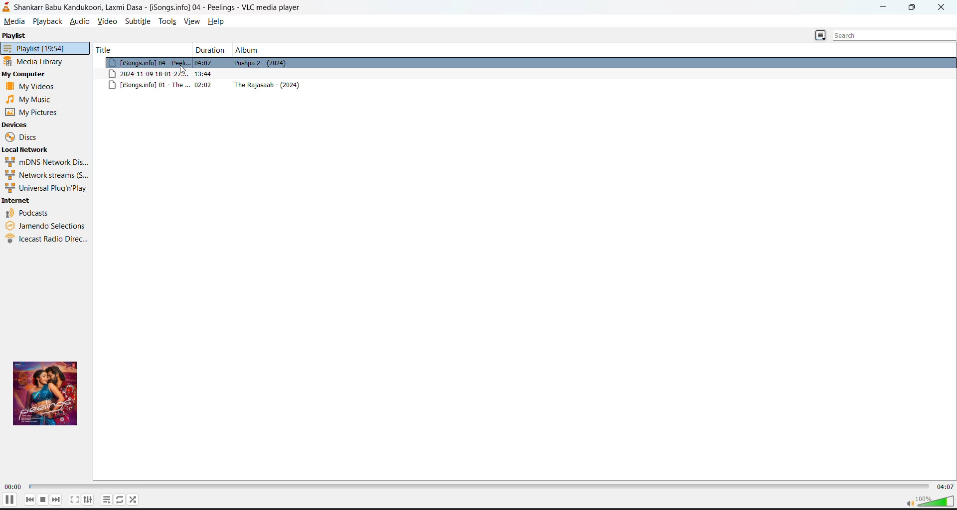 The height and width of the screenshot is (510, 957). What do you see at coordinates (164, 8) in the screenshot?
I see `Shankarr Babu Kandukoori, Lxmi Dasa - [iSongs.info] 04 - peelings - VLC media player` at bounding box center [164, 8].